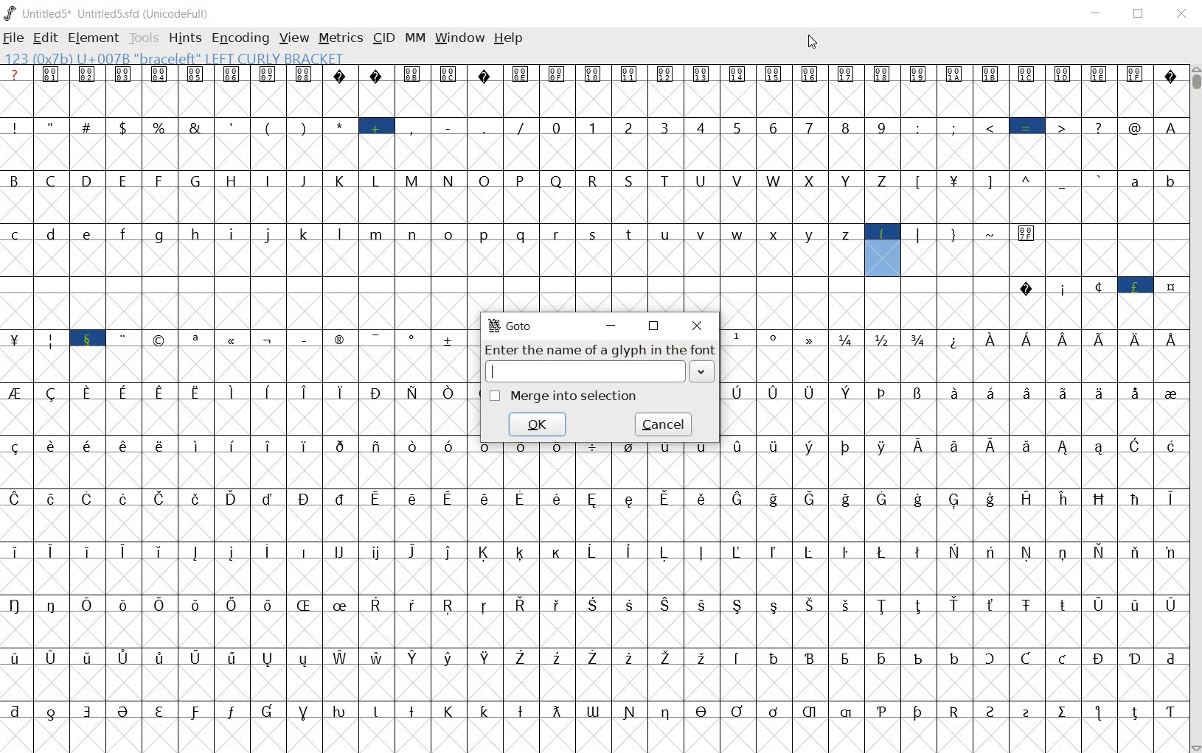 Image resolution: width=1202 pixels, height=753 pixels. I want to click on MINIMIZE, so click(1097, 13).